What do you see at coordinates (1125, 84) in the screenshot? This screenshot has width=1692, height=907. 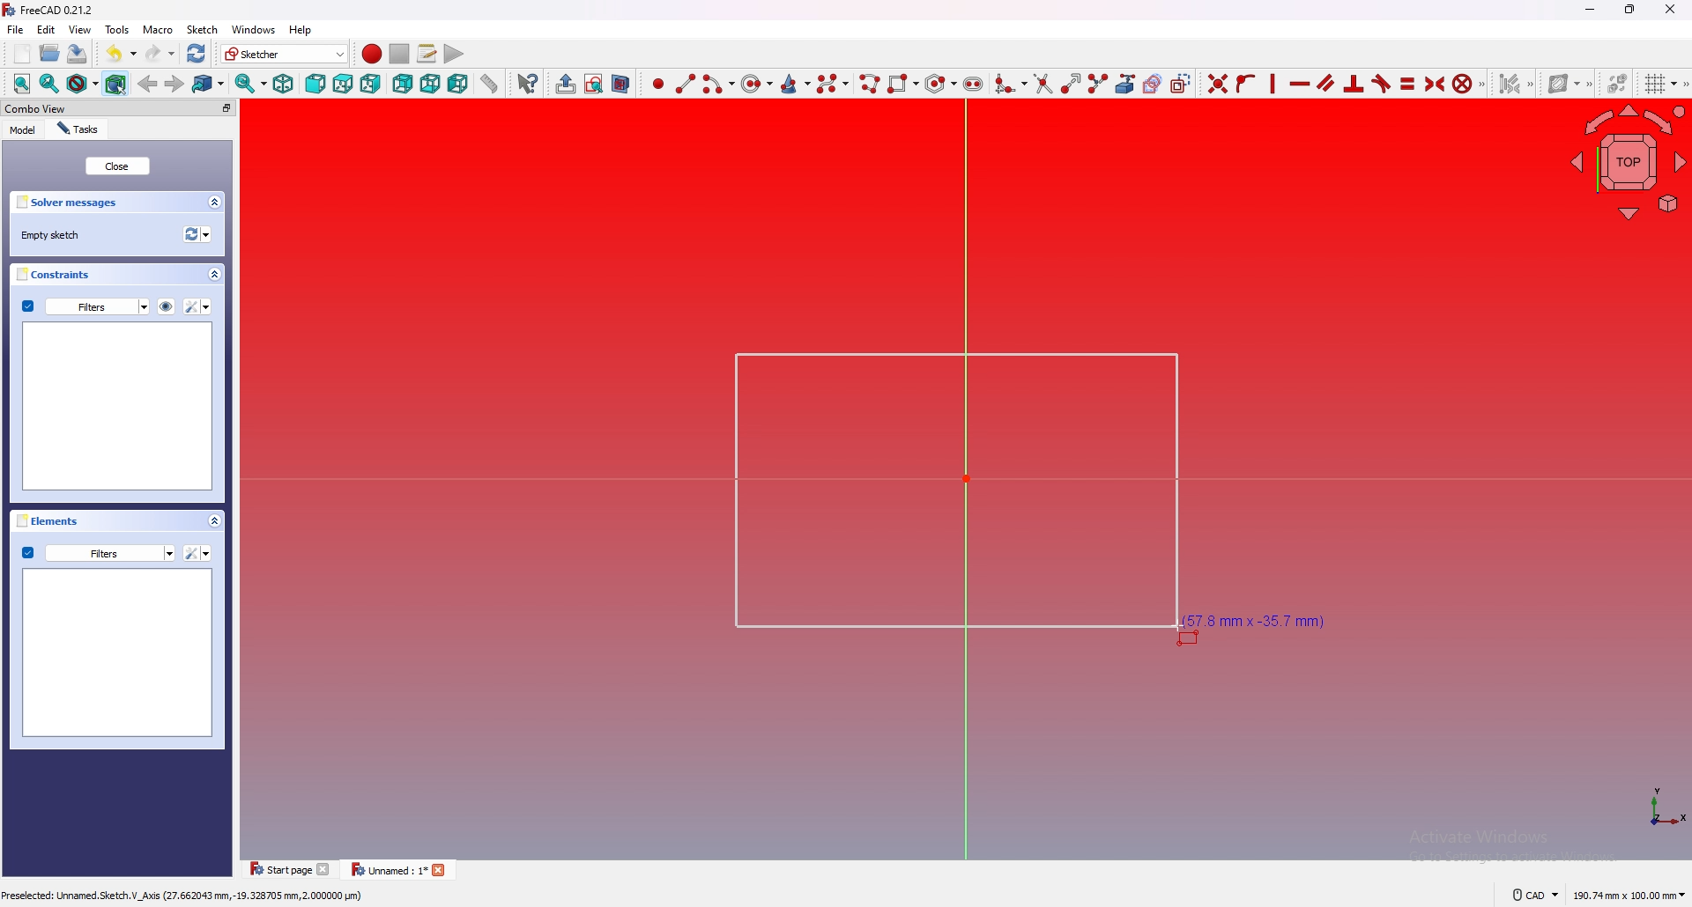 I see `create external geometry` at bounding box center [1125, 84].